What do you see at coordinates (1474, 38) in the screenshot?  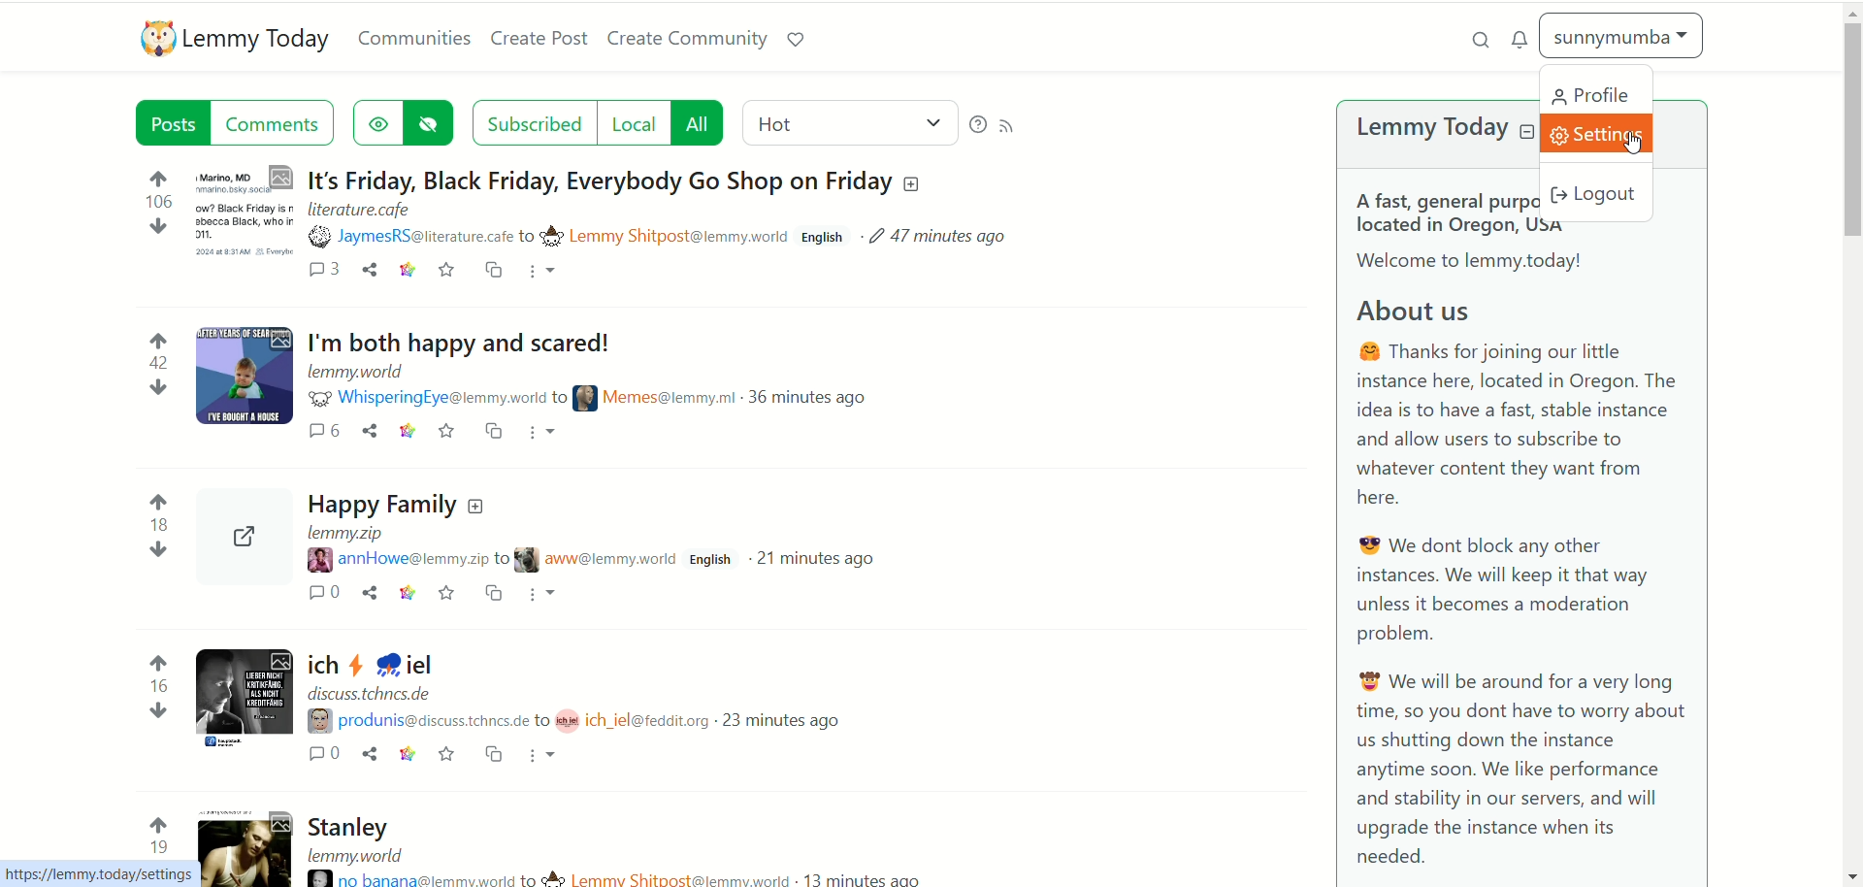 I see `search` at bounding box center [1474, 38].